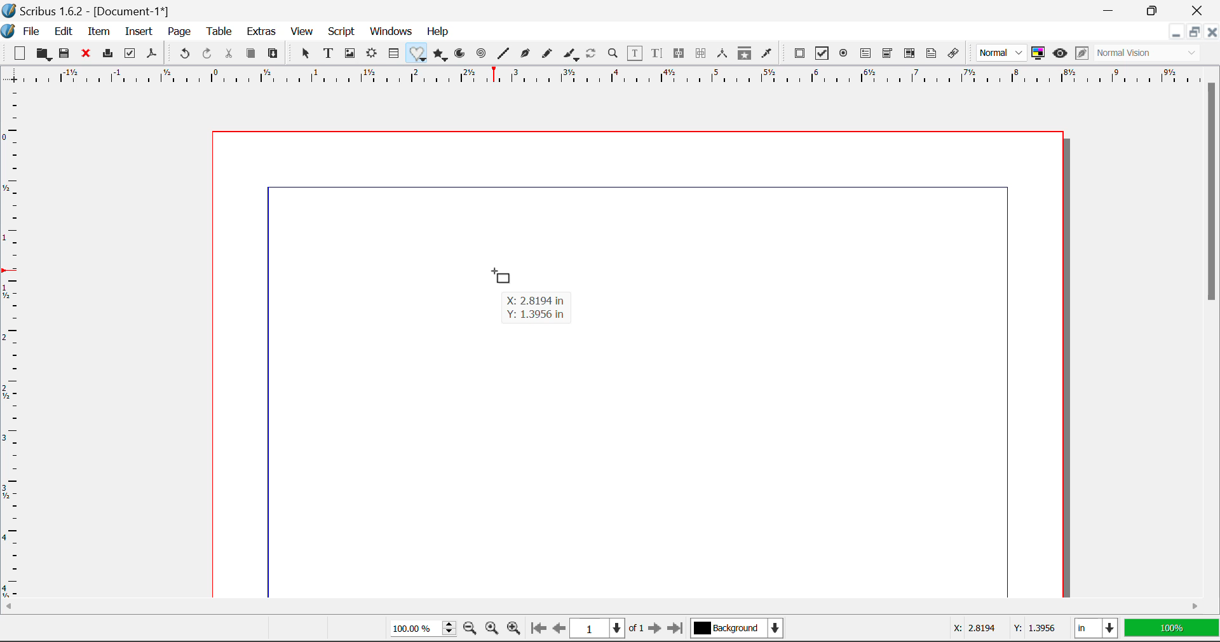  I want to click on Restore Down, so click(1112, 10).